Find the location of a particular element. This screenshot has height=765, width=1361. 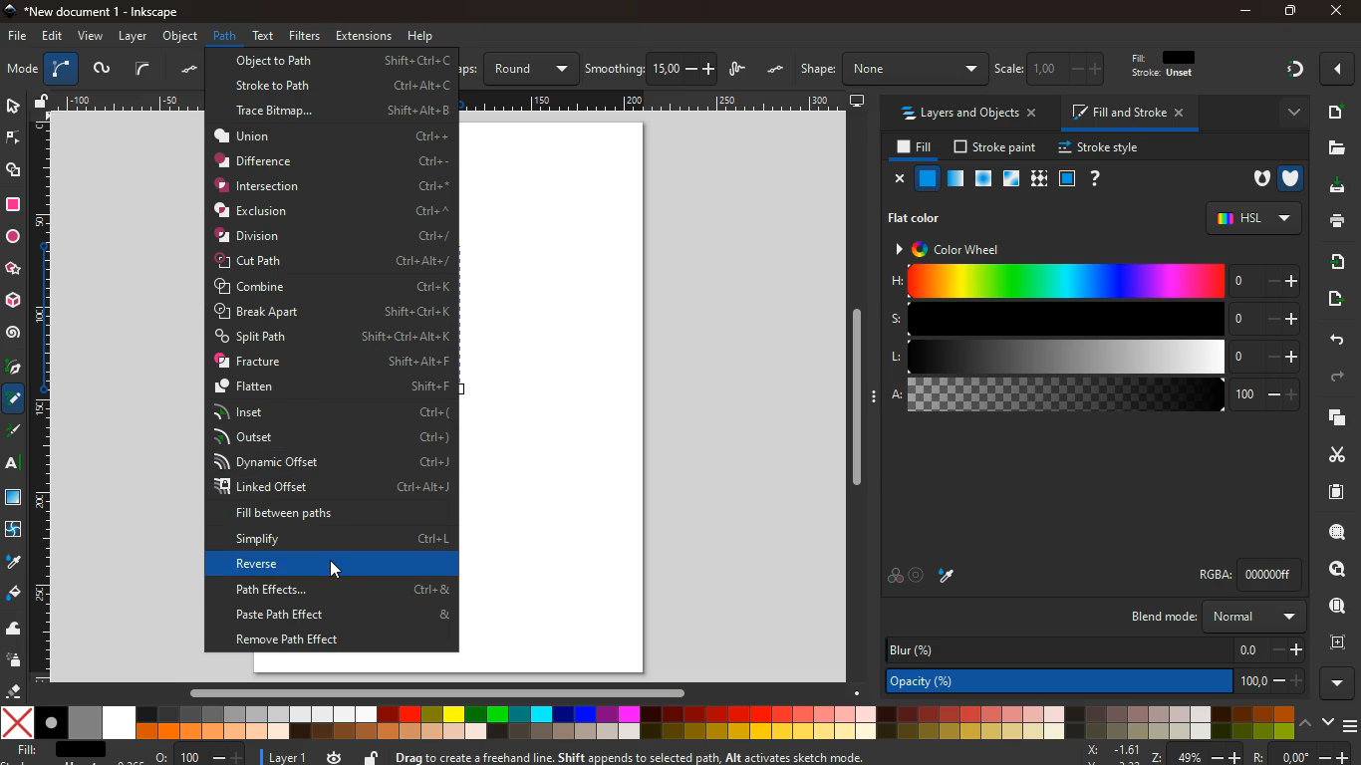

smoothing is located at coordinates (652, 69).